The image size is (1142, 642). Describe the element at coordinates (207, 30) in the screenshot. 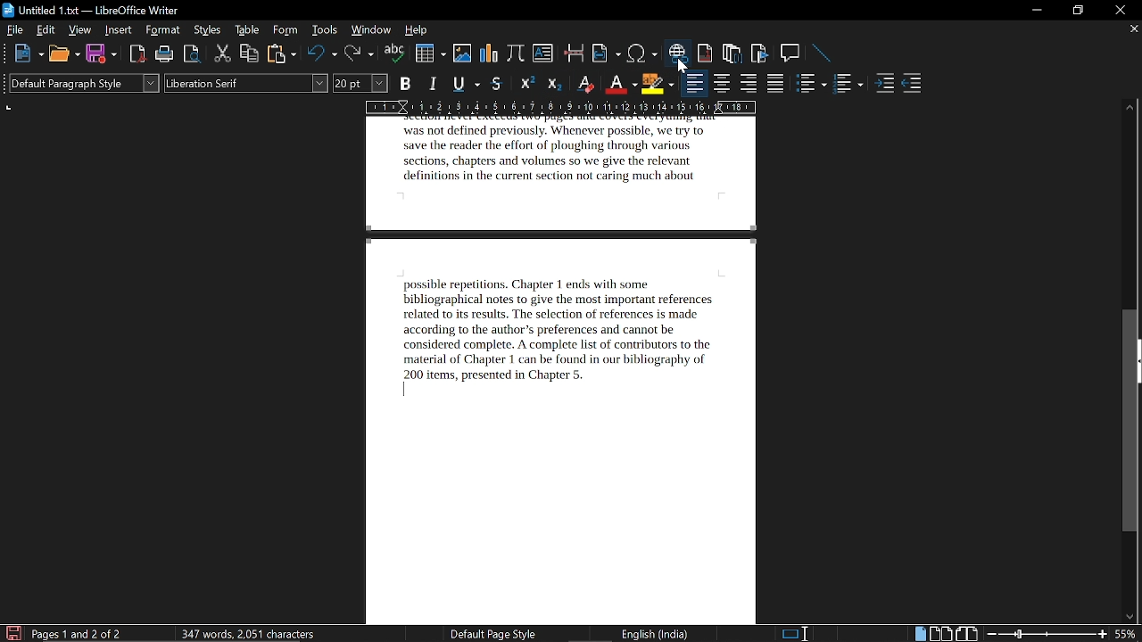

I see `styles` at that location.